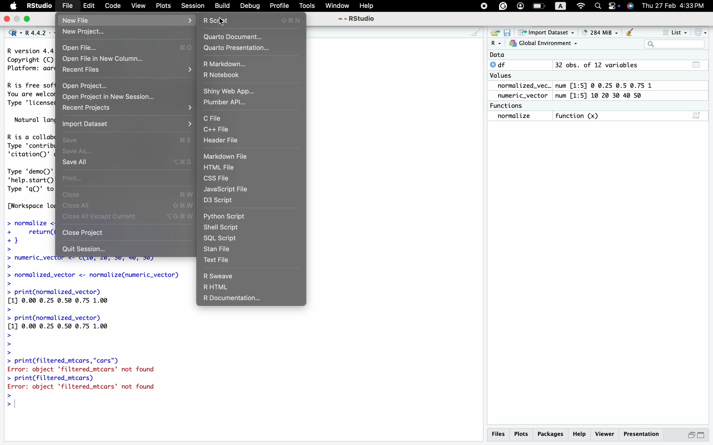 Image resolution: width=713 pixels, height=445 pixels. Describe the element at coordinates (523, 434) in the screenshot. I see `Plots` at that location.